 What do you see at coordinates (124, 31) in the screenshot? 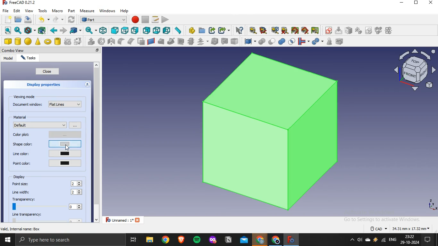
I see `top` at bounding box center [124, 31].